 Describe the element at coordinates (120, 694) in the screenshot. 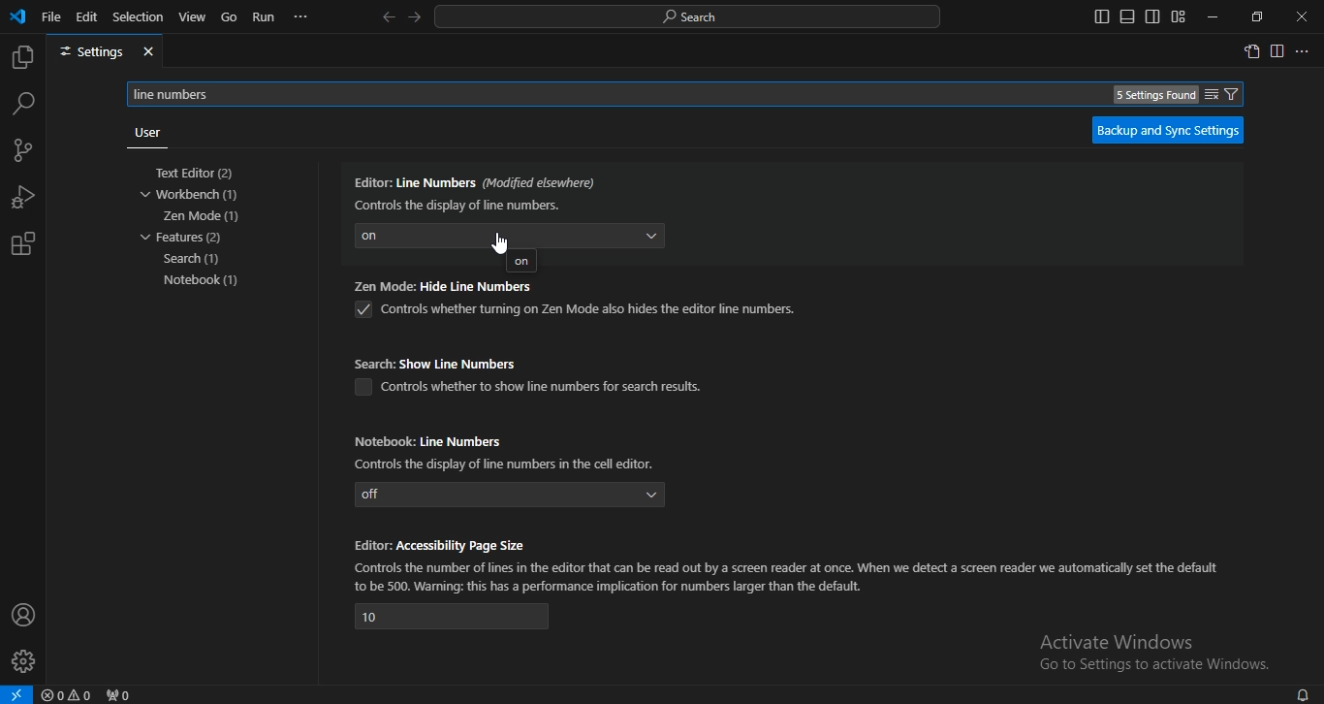

I see `no ports forwarded` at that location.